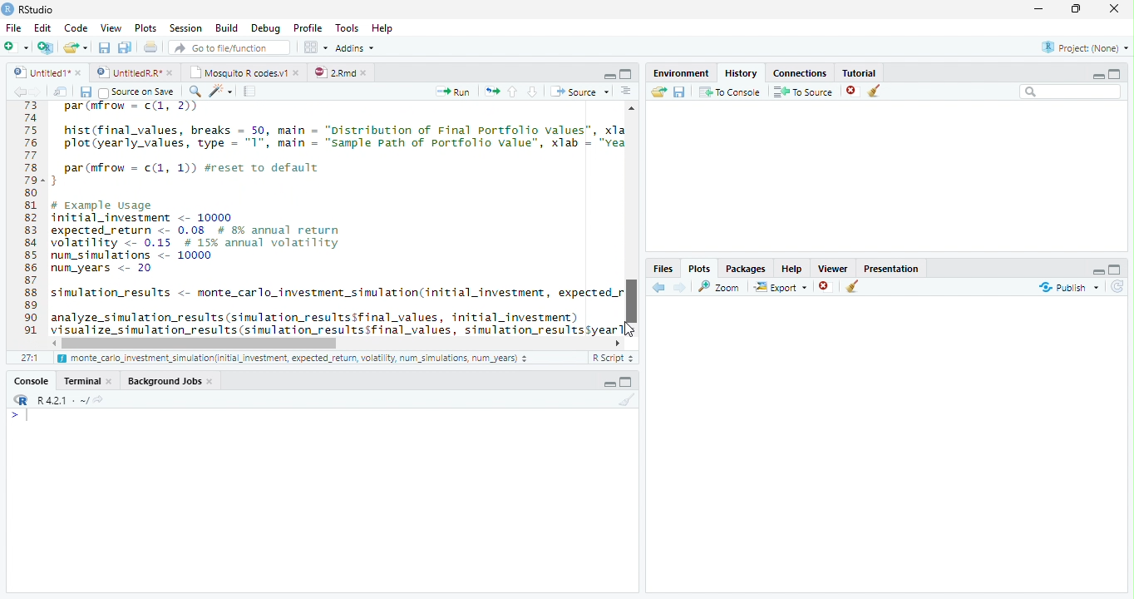 The image size is (1134, 599). I want to click on Save, so click(86, 92).